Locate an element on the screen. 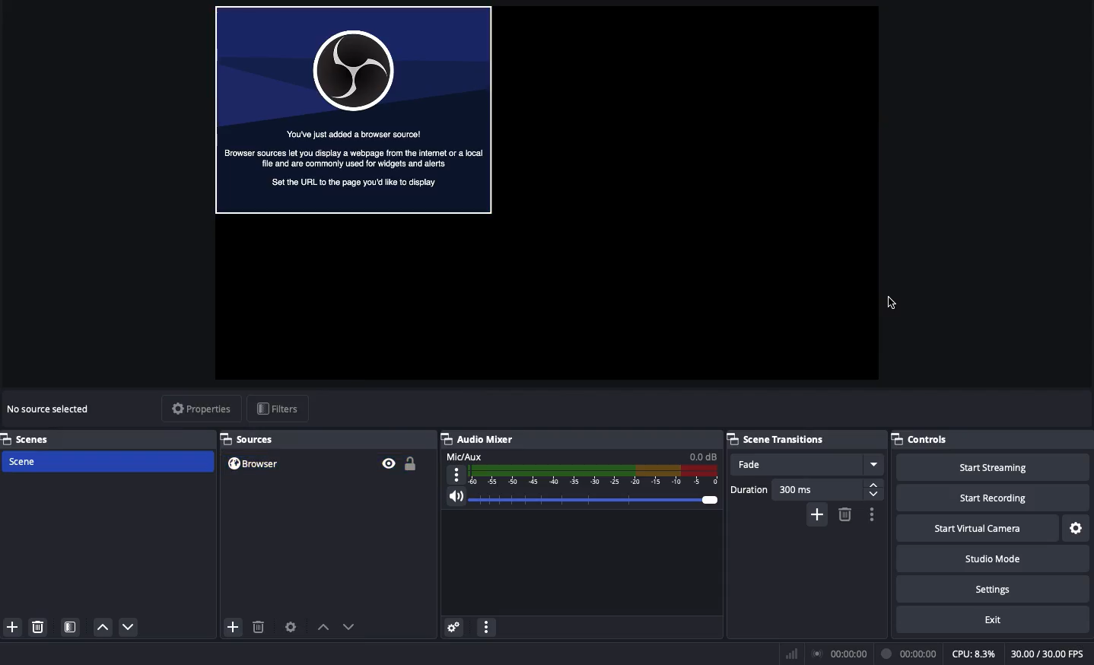 The height and width of the screenshot is (665, 1094). No source selected is located at coordinates (49, 409).